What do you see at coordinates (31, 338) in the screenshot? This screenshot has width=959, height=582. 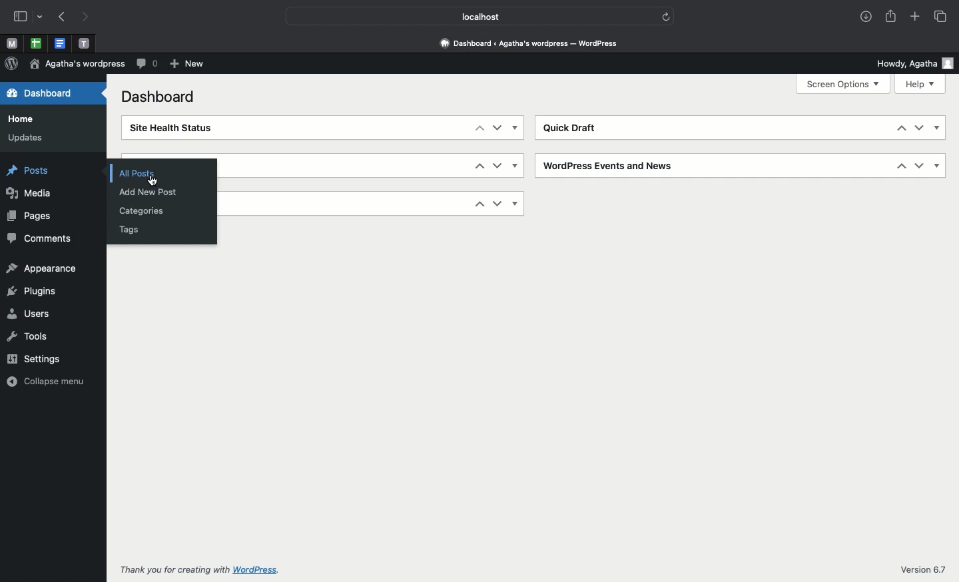 I see `Tools` at bounding box center [31, 338].